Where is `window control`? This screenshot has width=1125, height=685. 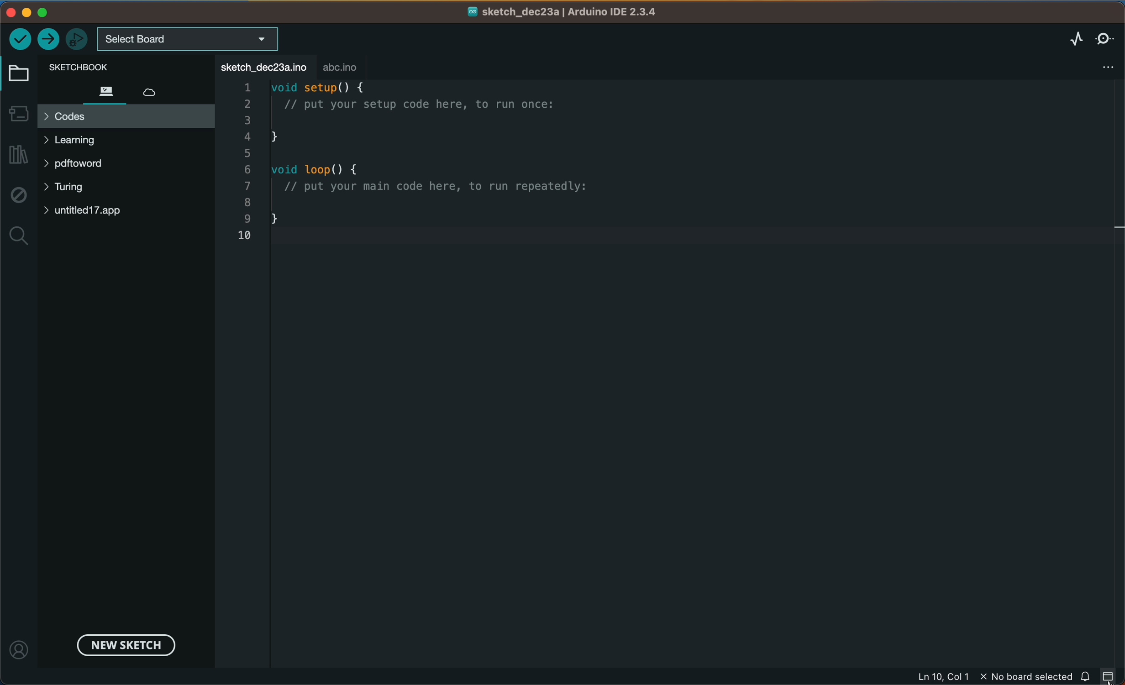 window control is located at coordinates (67, 13).